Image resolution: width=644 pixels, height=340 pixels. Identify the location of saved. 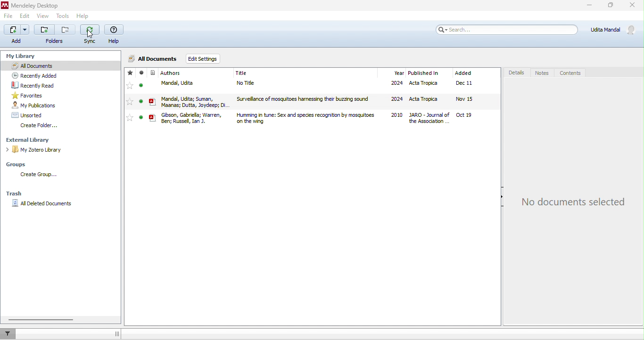
(141, 73).